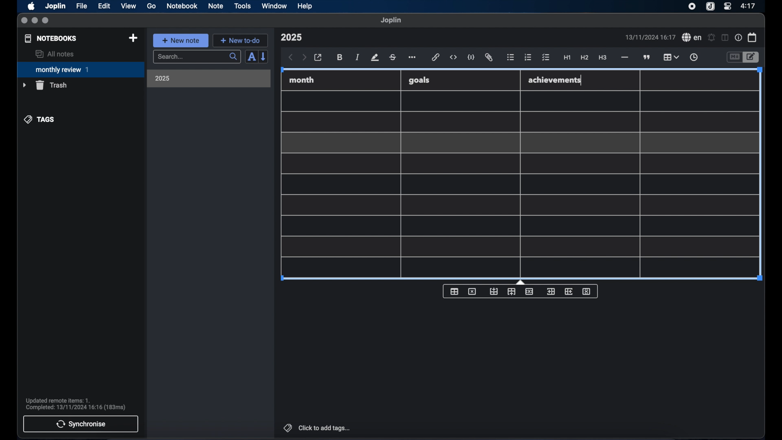 This screenshot has width=782, height=440. I want to click on all notes, so click(55, 54).